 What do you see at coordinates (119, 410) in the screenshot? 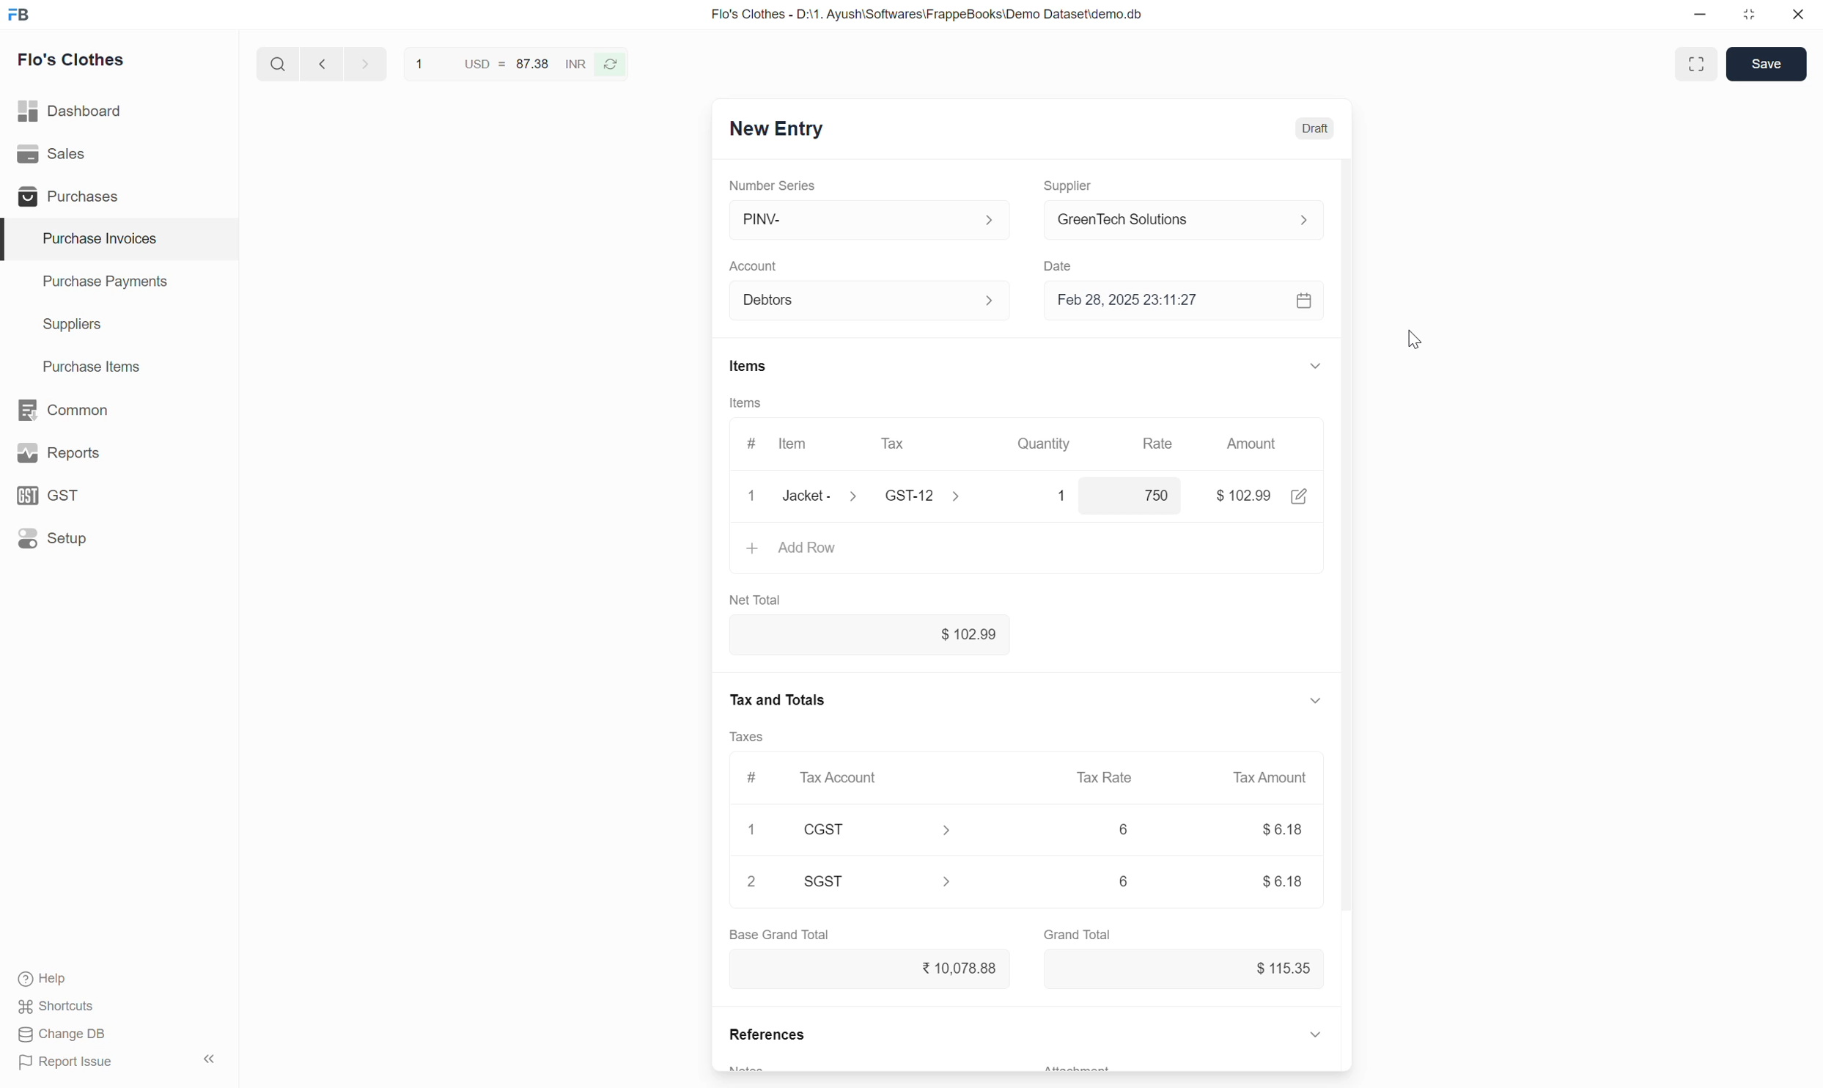
I see `Common` at bounding box center [119, 410].